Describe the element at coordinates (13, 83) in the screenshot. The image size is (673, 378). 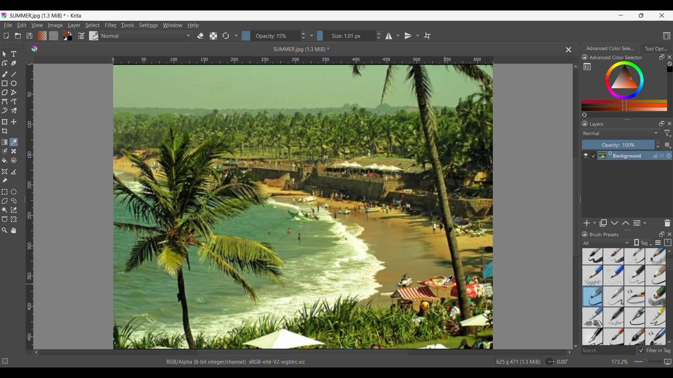
I see `Ellipse tool` at that location.